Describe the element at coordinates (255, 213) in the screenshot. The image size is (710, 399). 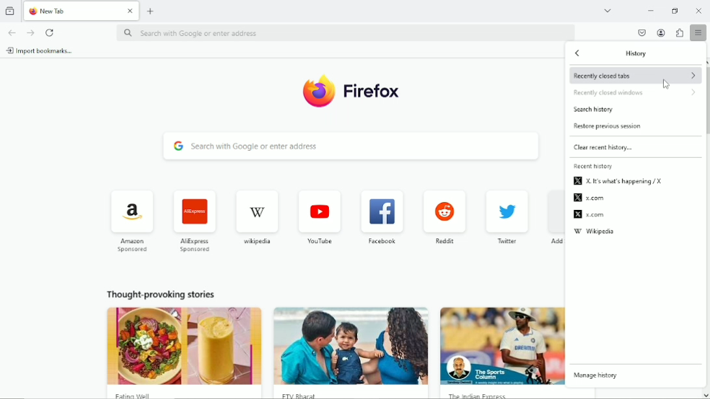
I see `icon` at that location.